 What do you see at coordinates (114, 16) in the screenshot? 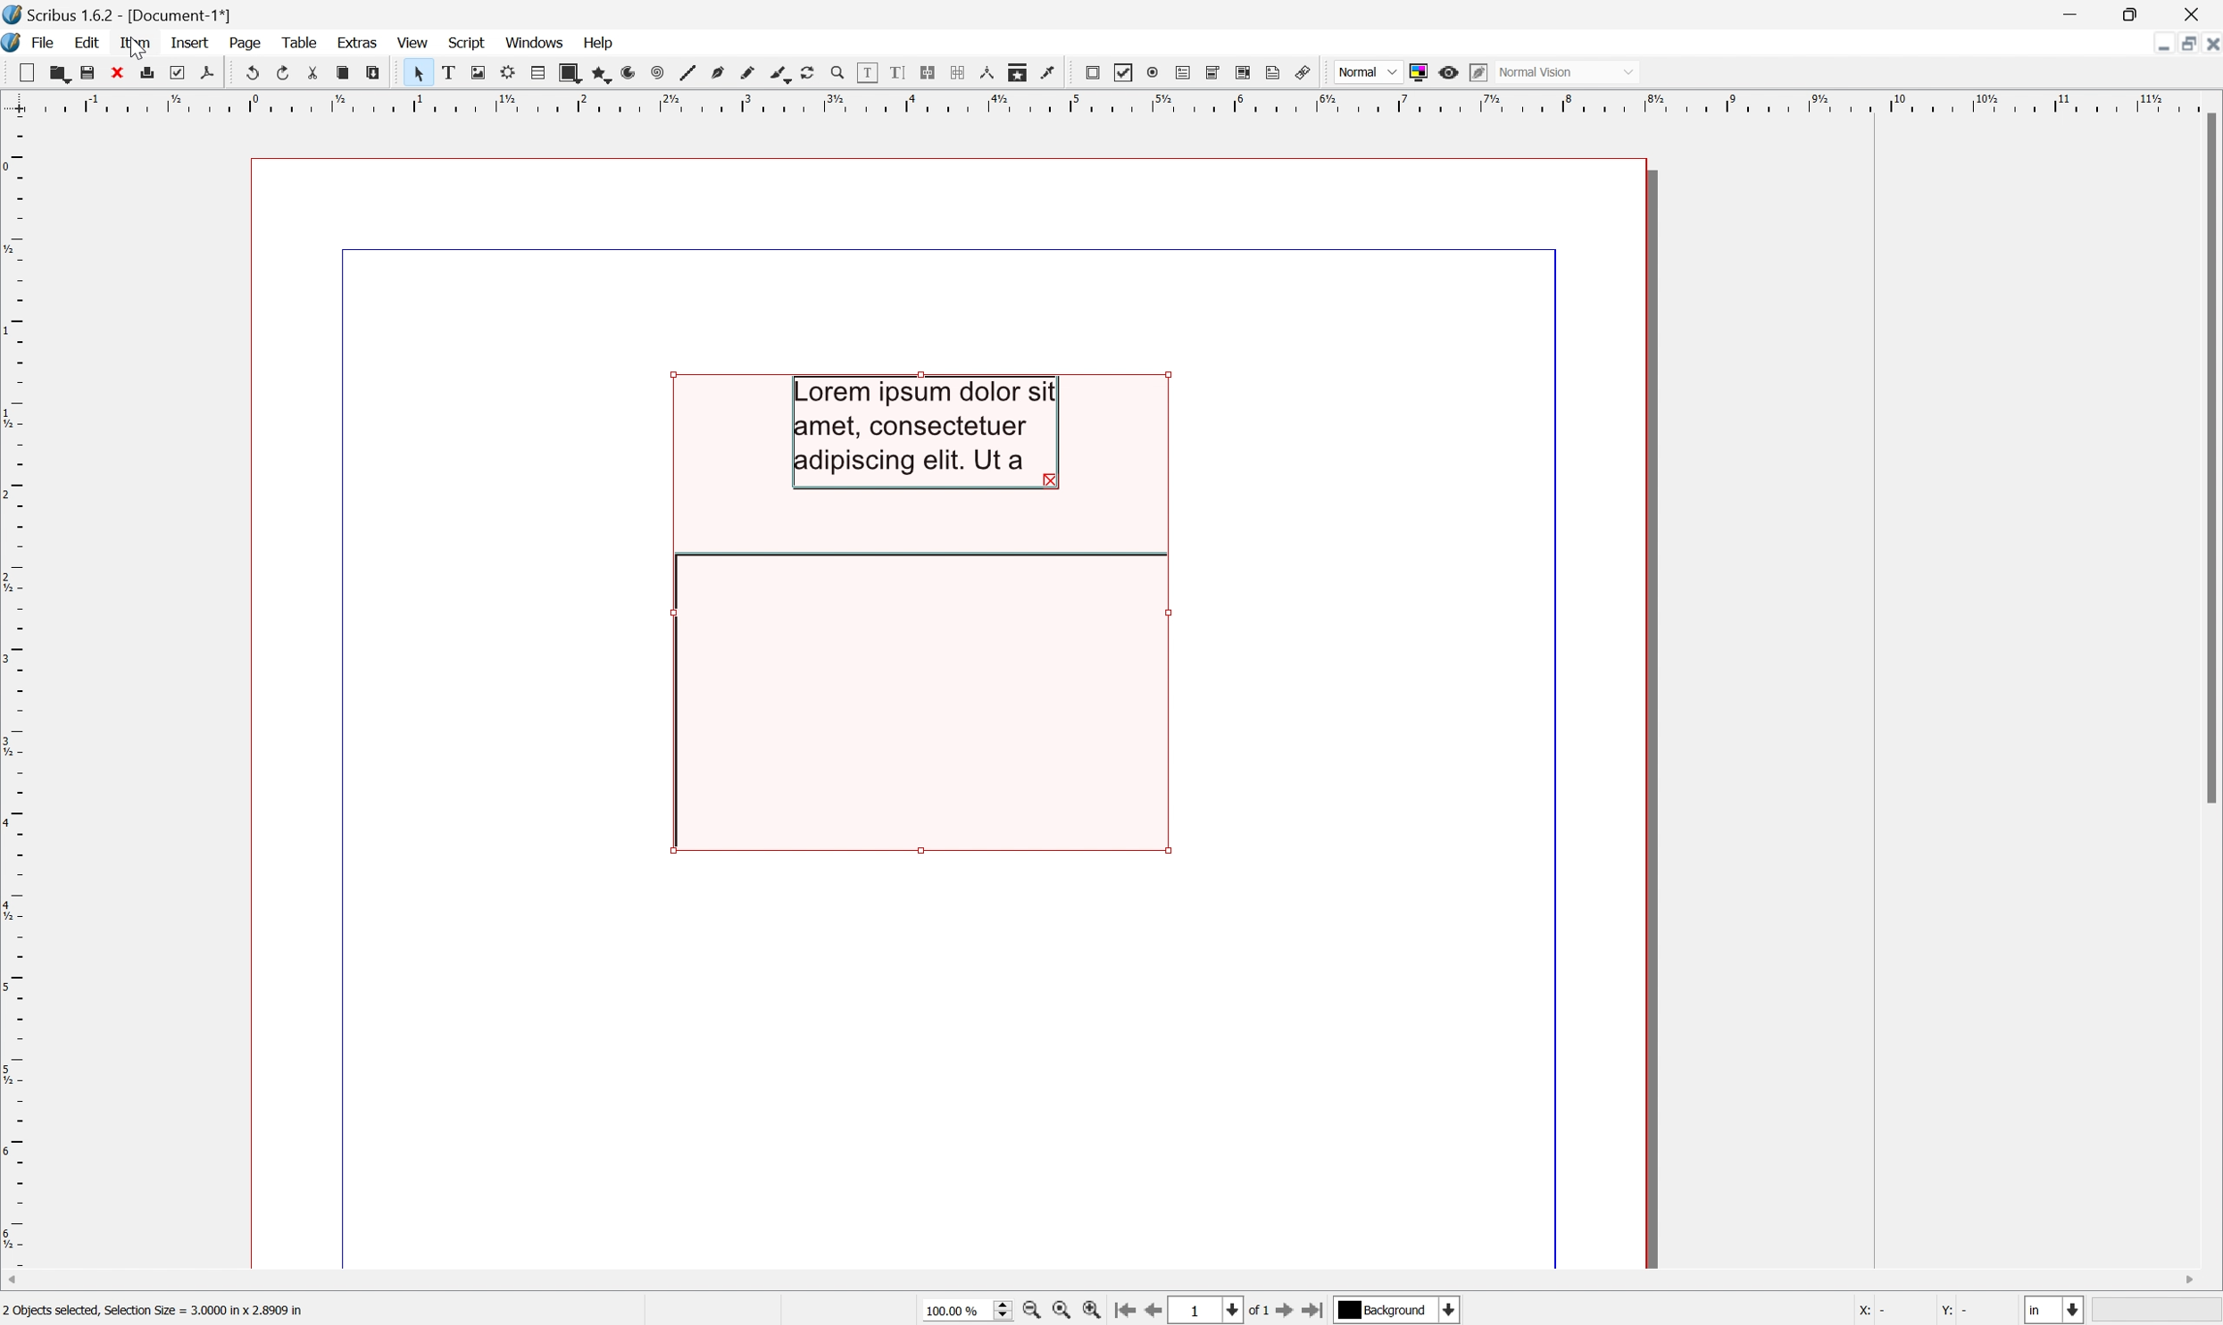
I see `Scribus 1.6.2 - [Document-1*]` at bounding box center [114, 16].